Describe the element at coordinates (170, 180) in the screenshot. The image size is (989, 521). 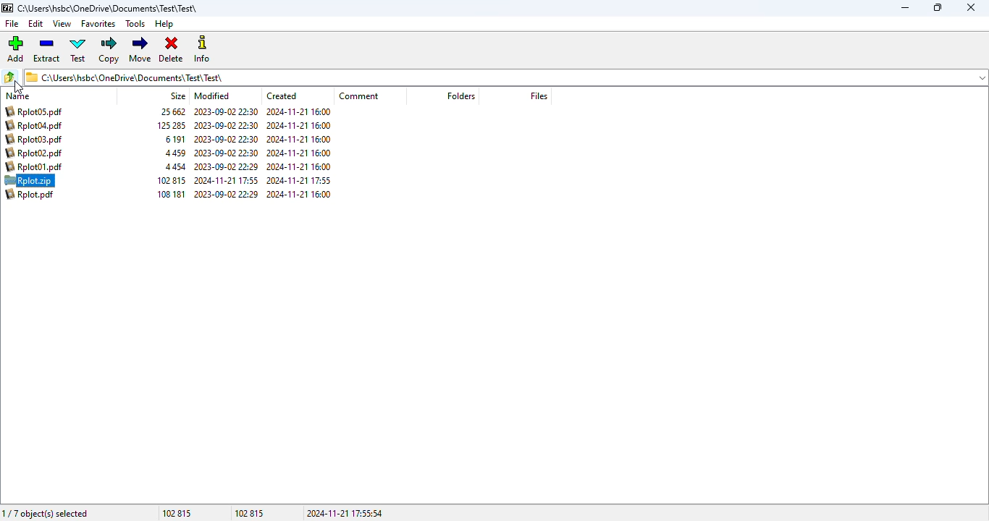
I see `102 815` at that location.